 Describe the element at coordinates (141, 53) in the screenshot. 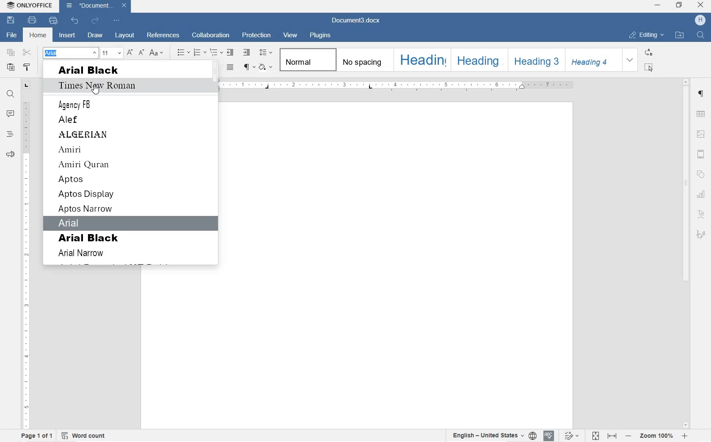

I see `DECREMENT FONT SIZE` at that location.